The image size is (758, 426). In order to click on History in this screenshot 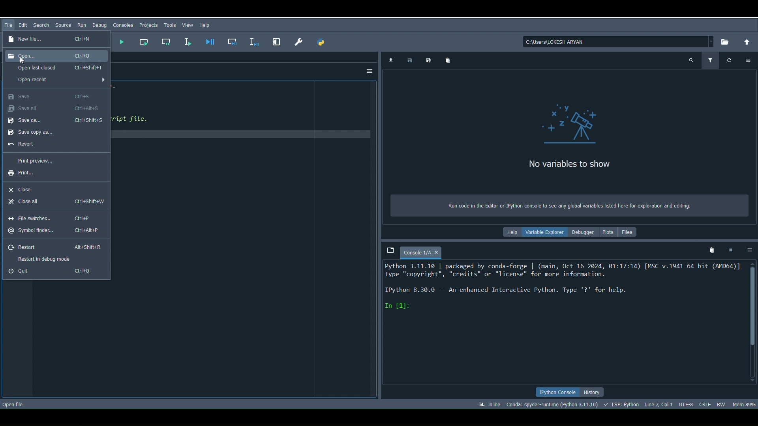, I will do `click(593, 392)`.